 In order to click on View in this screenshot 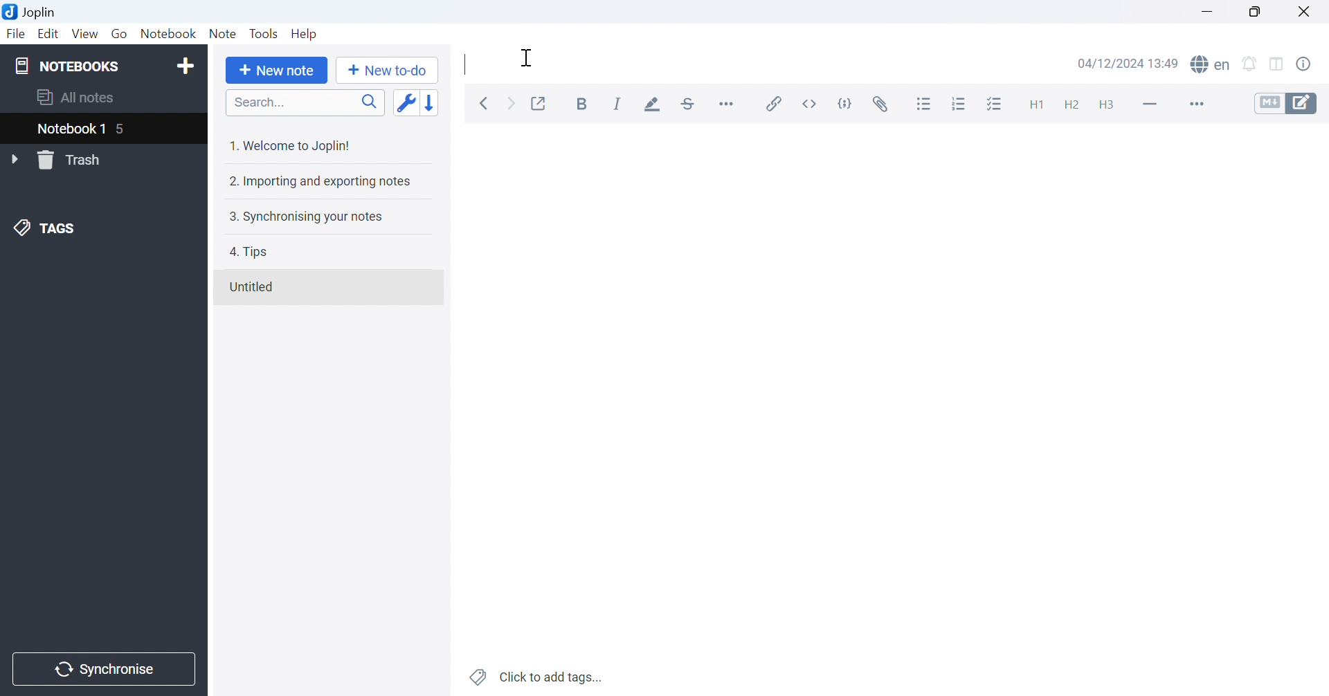, I will do `click(85, 33)`.